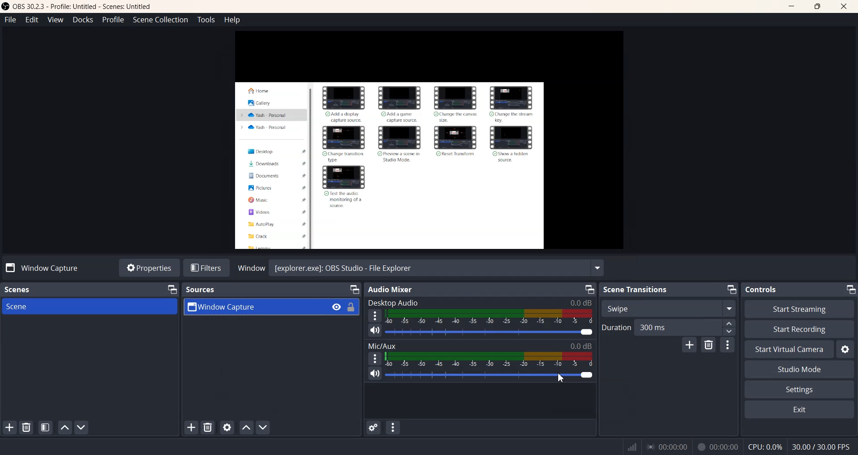 This screenshot has width=858, height=455. What do you see at coordinates (148, 267) in the screenshot?
I see `Properties` at bounding box center [148, 267].